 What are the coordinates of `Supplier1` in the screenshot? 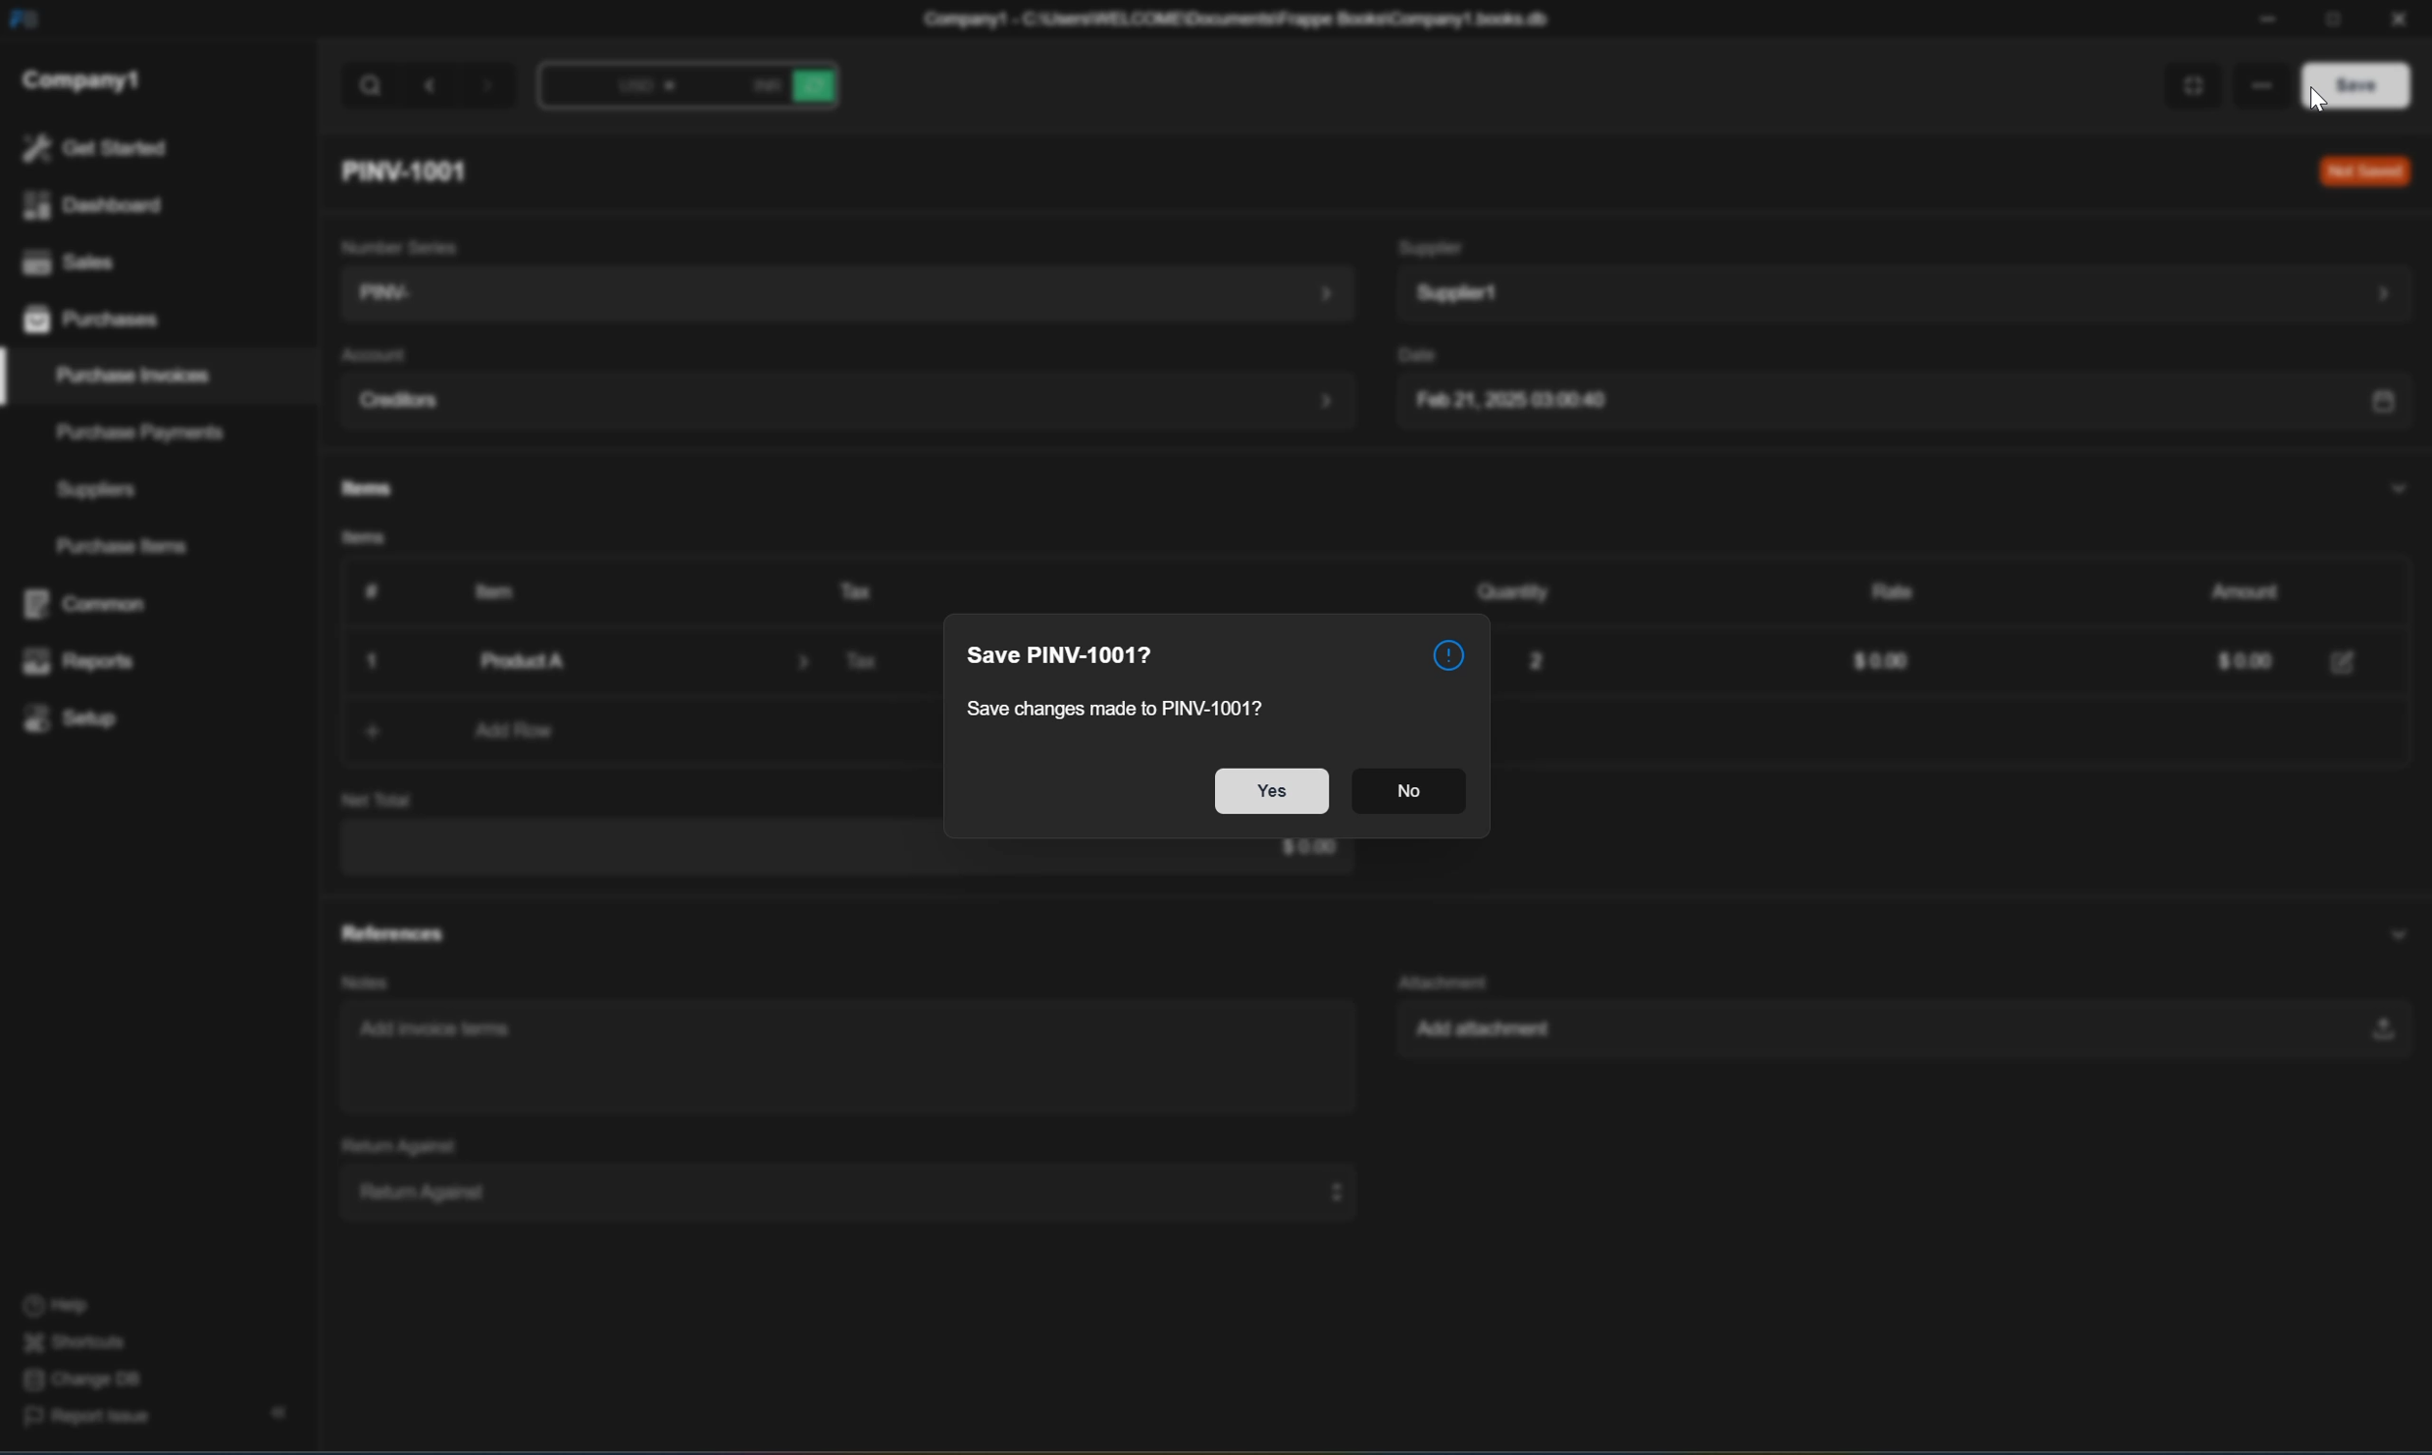 It's located at (1900, 292).